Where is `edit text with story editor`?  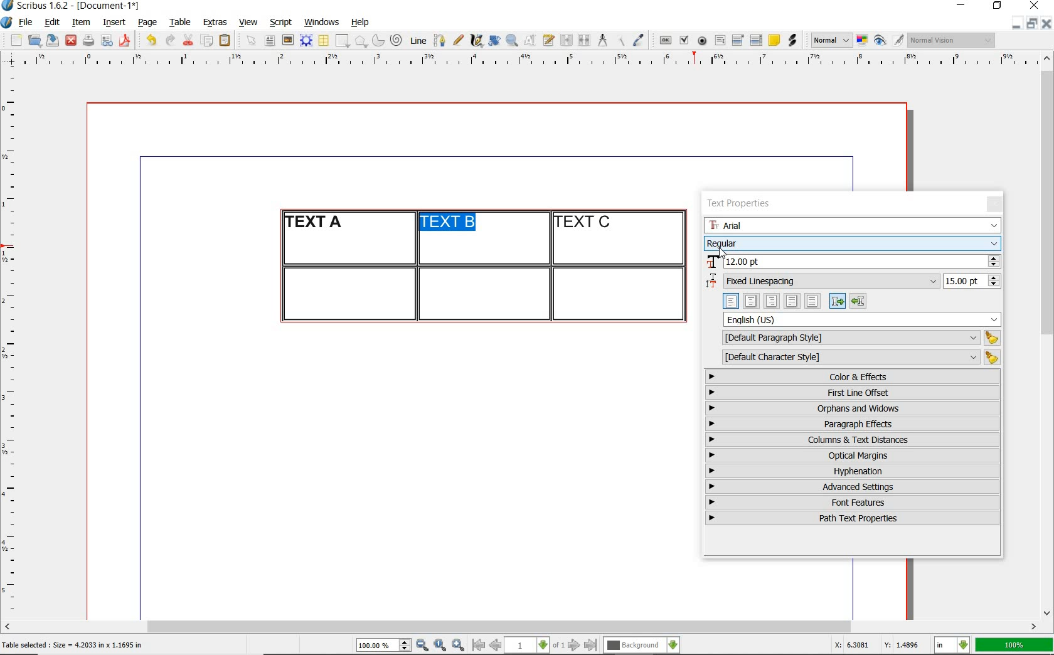 edit text with story editor is located at coordinates (548, 40).